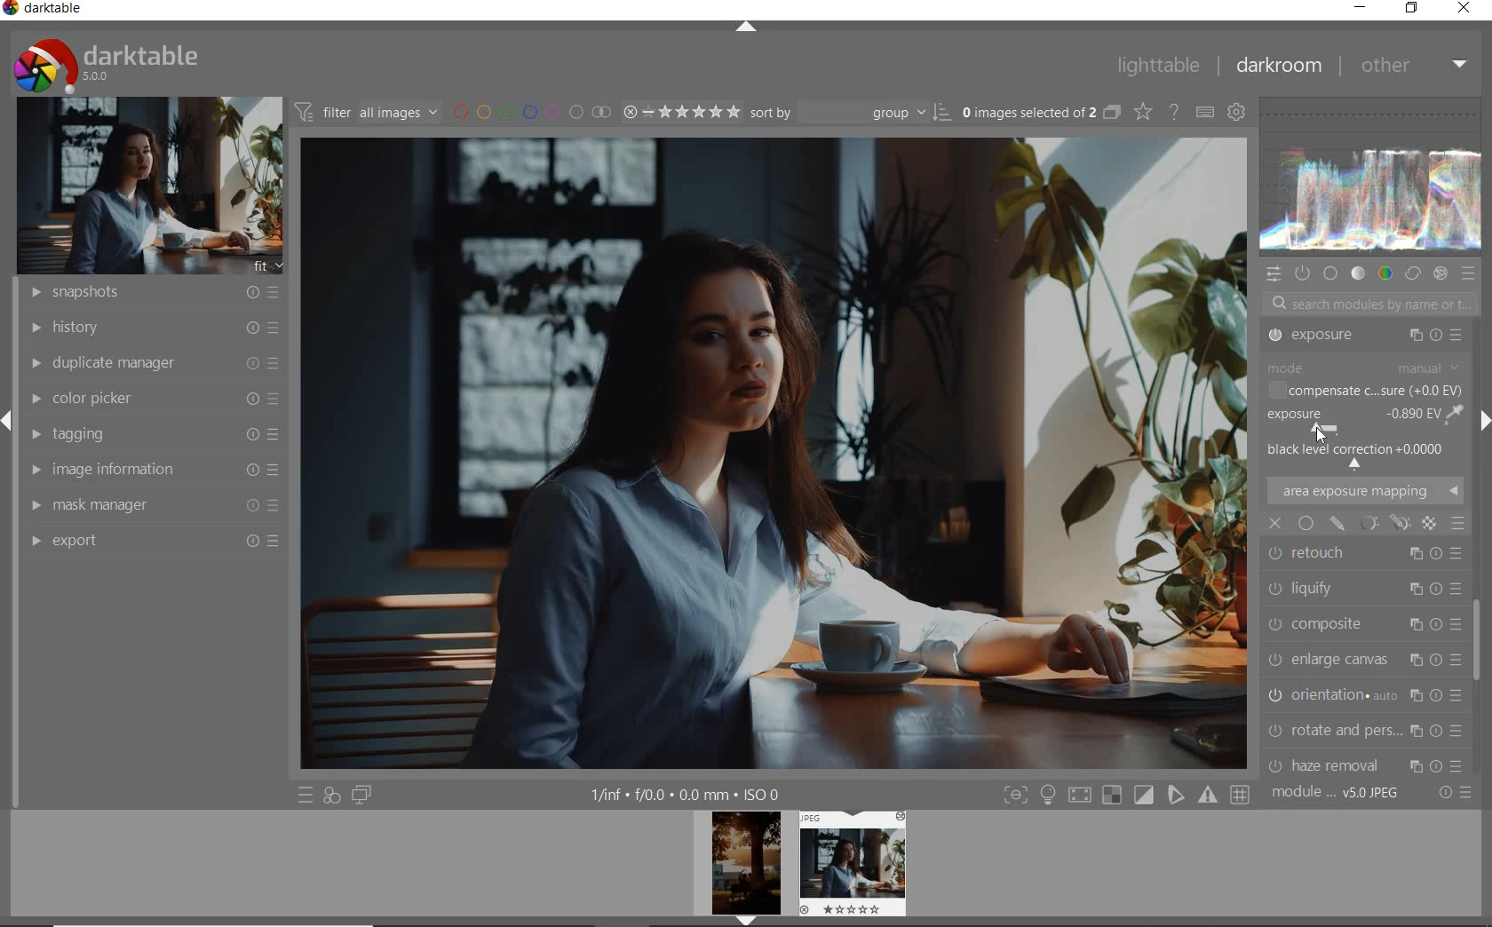 The height and width of the screenshot is (927, 1492). I want to click on COLOR PICKER, so click(155, 395).